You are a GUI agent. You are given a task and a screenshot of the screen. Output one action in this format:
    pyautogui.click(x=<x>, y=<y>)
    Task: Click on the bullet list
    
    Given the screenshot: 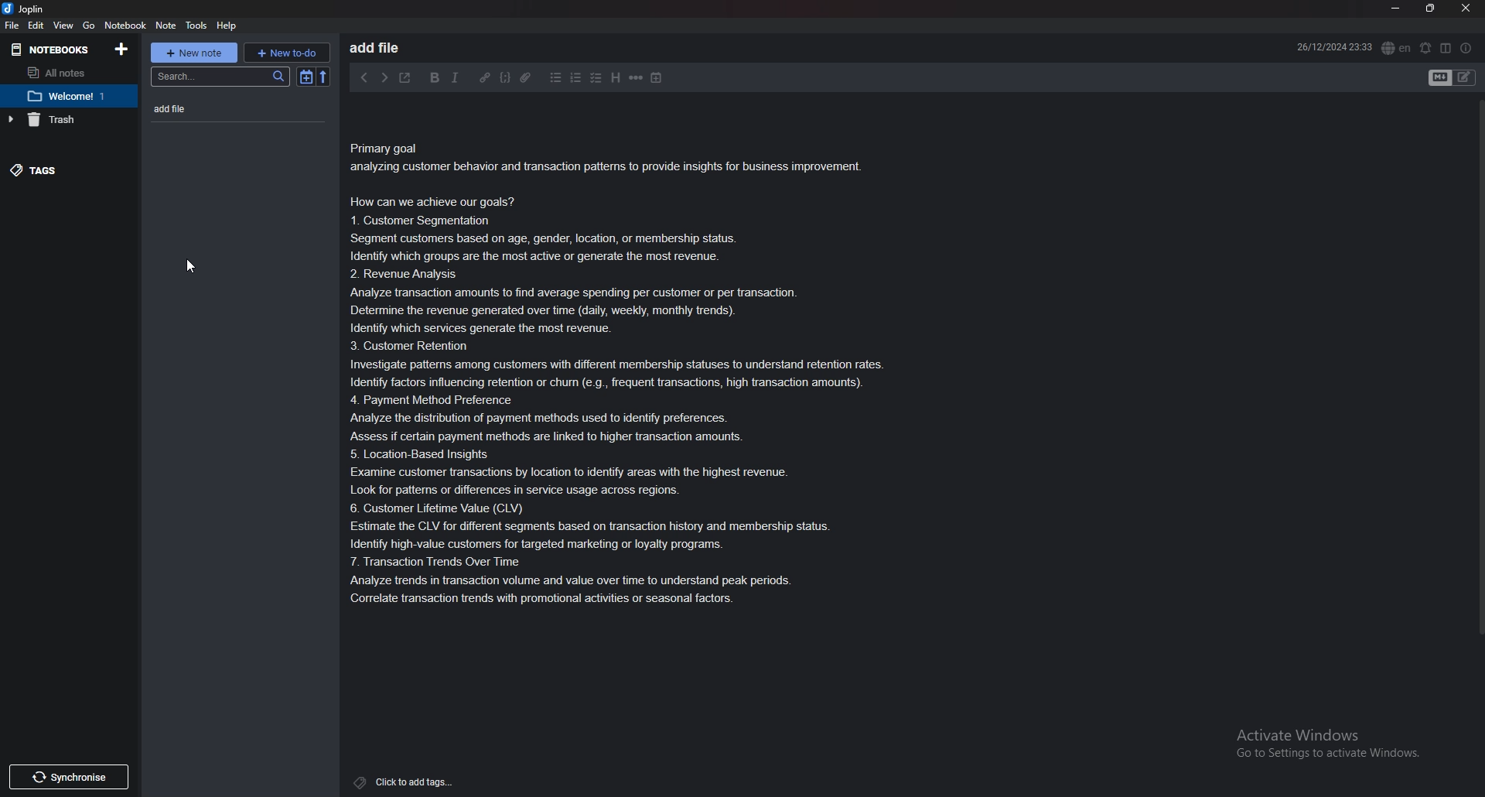 What is the action you would take?
    pyautogui.click(x=556, y=78)
    